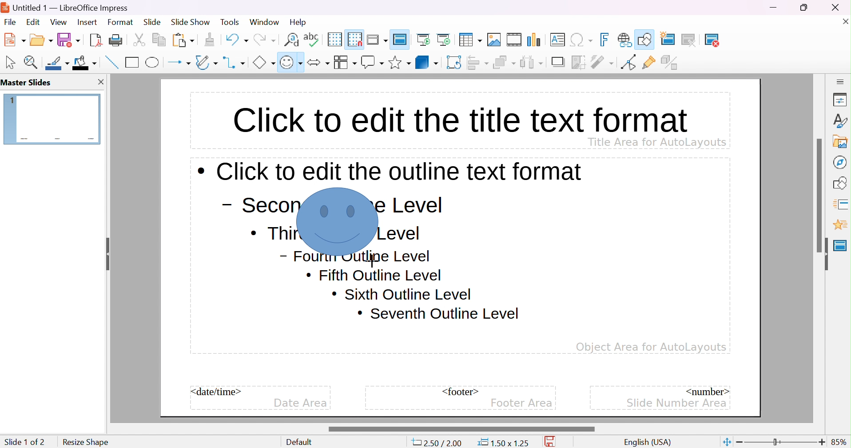 The image size is (851, 448). What do you see at coordinates (121, 22) in the screenshot?
I see `format` at bounding box center [121, 22].